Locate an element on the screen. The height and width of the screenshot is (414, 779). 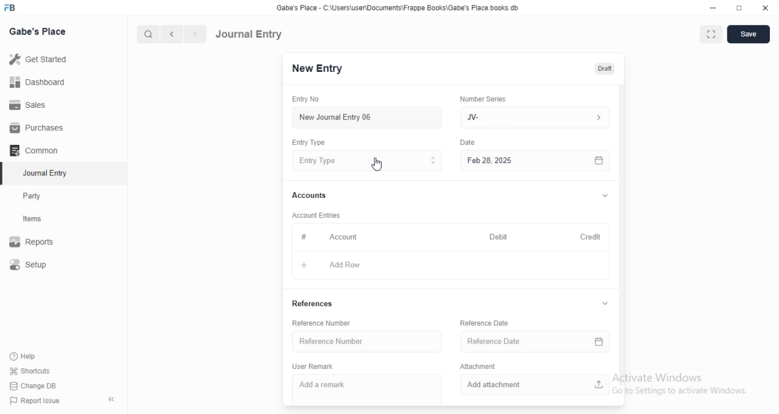
close is located at coordinates (766, 9).